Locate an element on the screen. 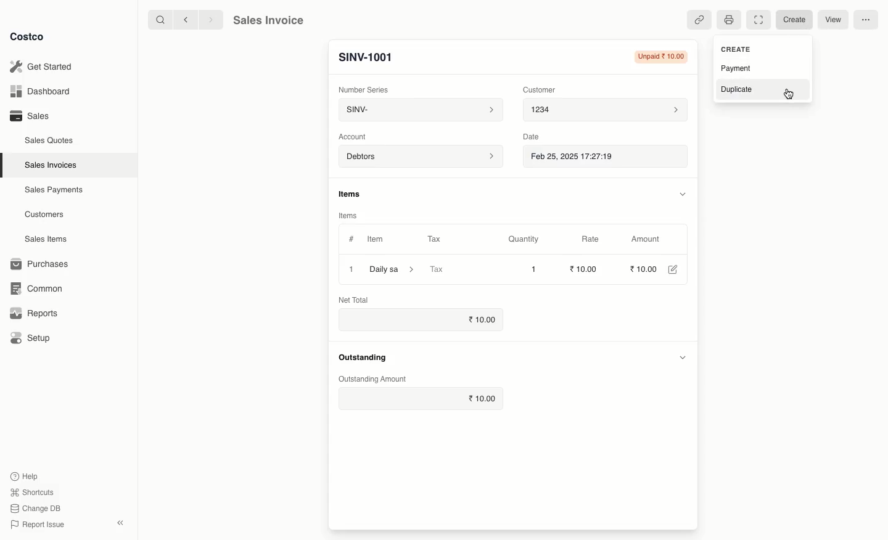 The image size is (888, 540). Sales Payments is located at coordinates (51, 190).